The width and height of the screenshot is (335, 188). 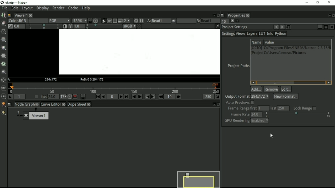 What do you see at coordinates (90, 21) in the screenshot?
I see `Synchronize` at bounding box center [90, 21].